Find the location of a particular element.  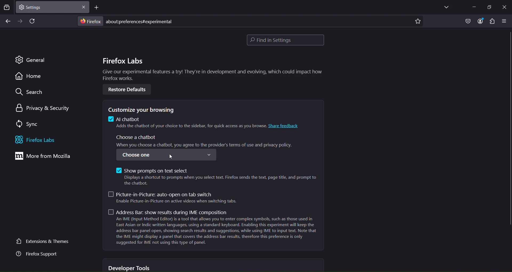

firefox labs is located at coordinates (43, 140).